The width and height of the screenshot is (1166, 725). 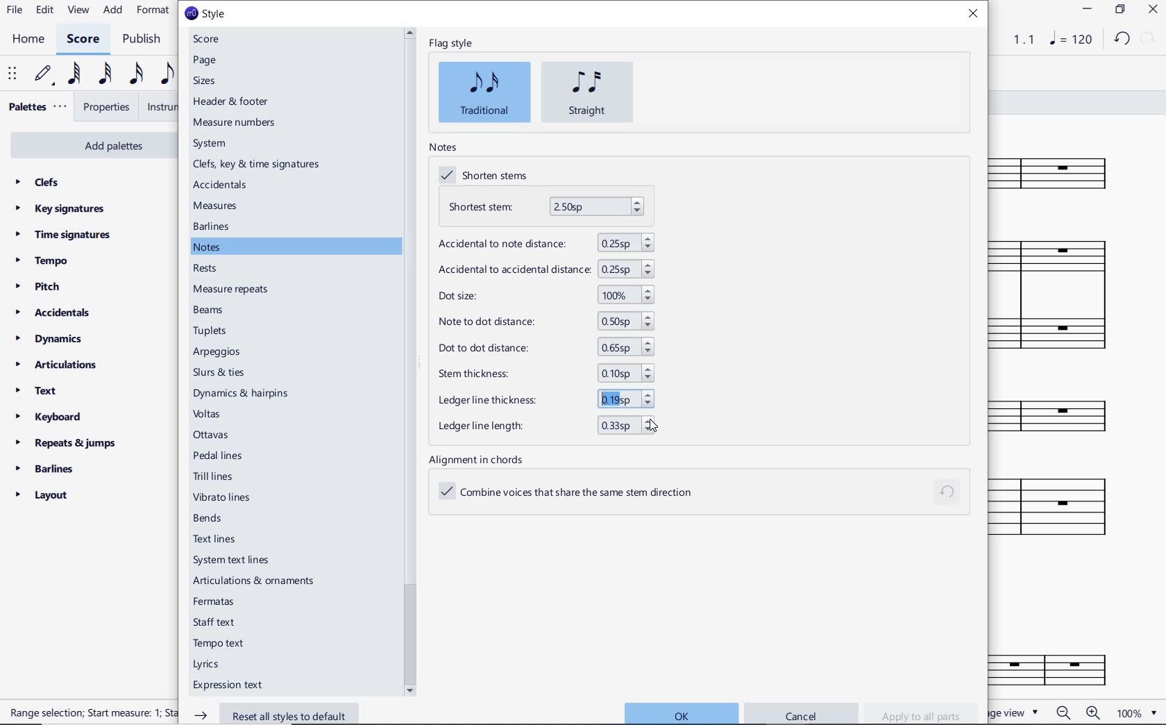 What do you see at coordinates (113, 11) in the screenshot?
I see `add` at bounding box center [113, 11].